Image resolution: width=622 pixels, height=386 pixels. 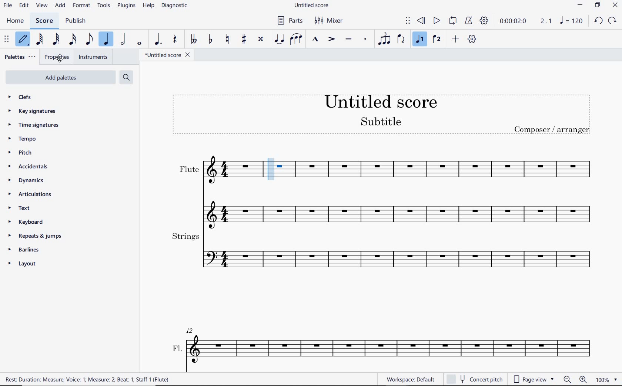 What do you see at coordinates (526, 22) in the screenshot?
I see `PLAY TIME` at bounding box center [526, 22].